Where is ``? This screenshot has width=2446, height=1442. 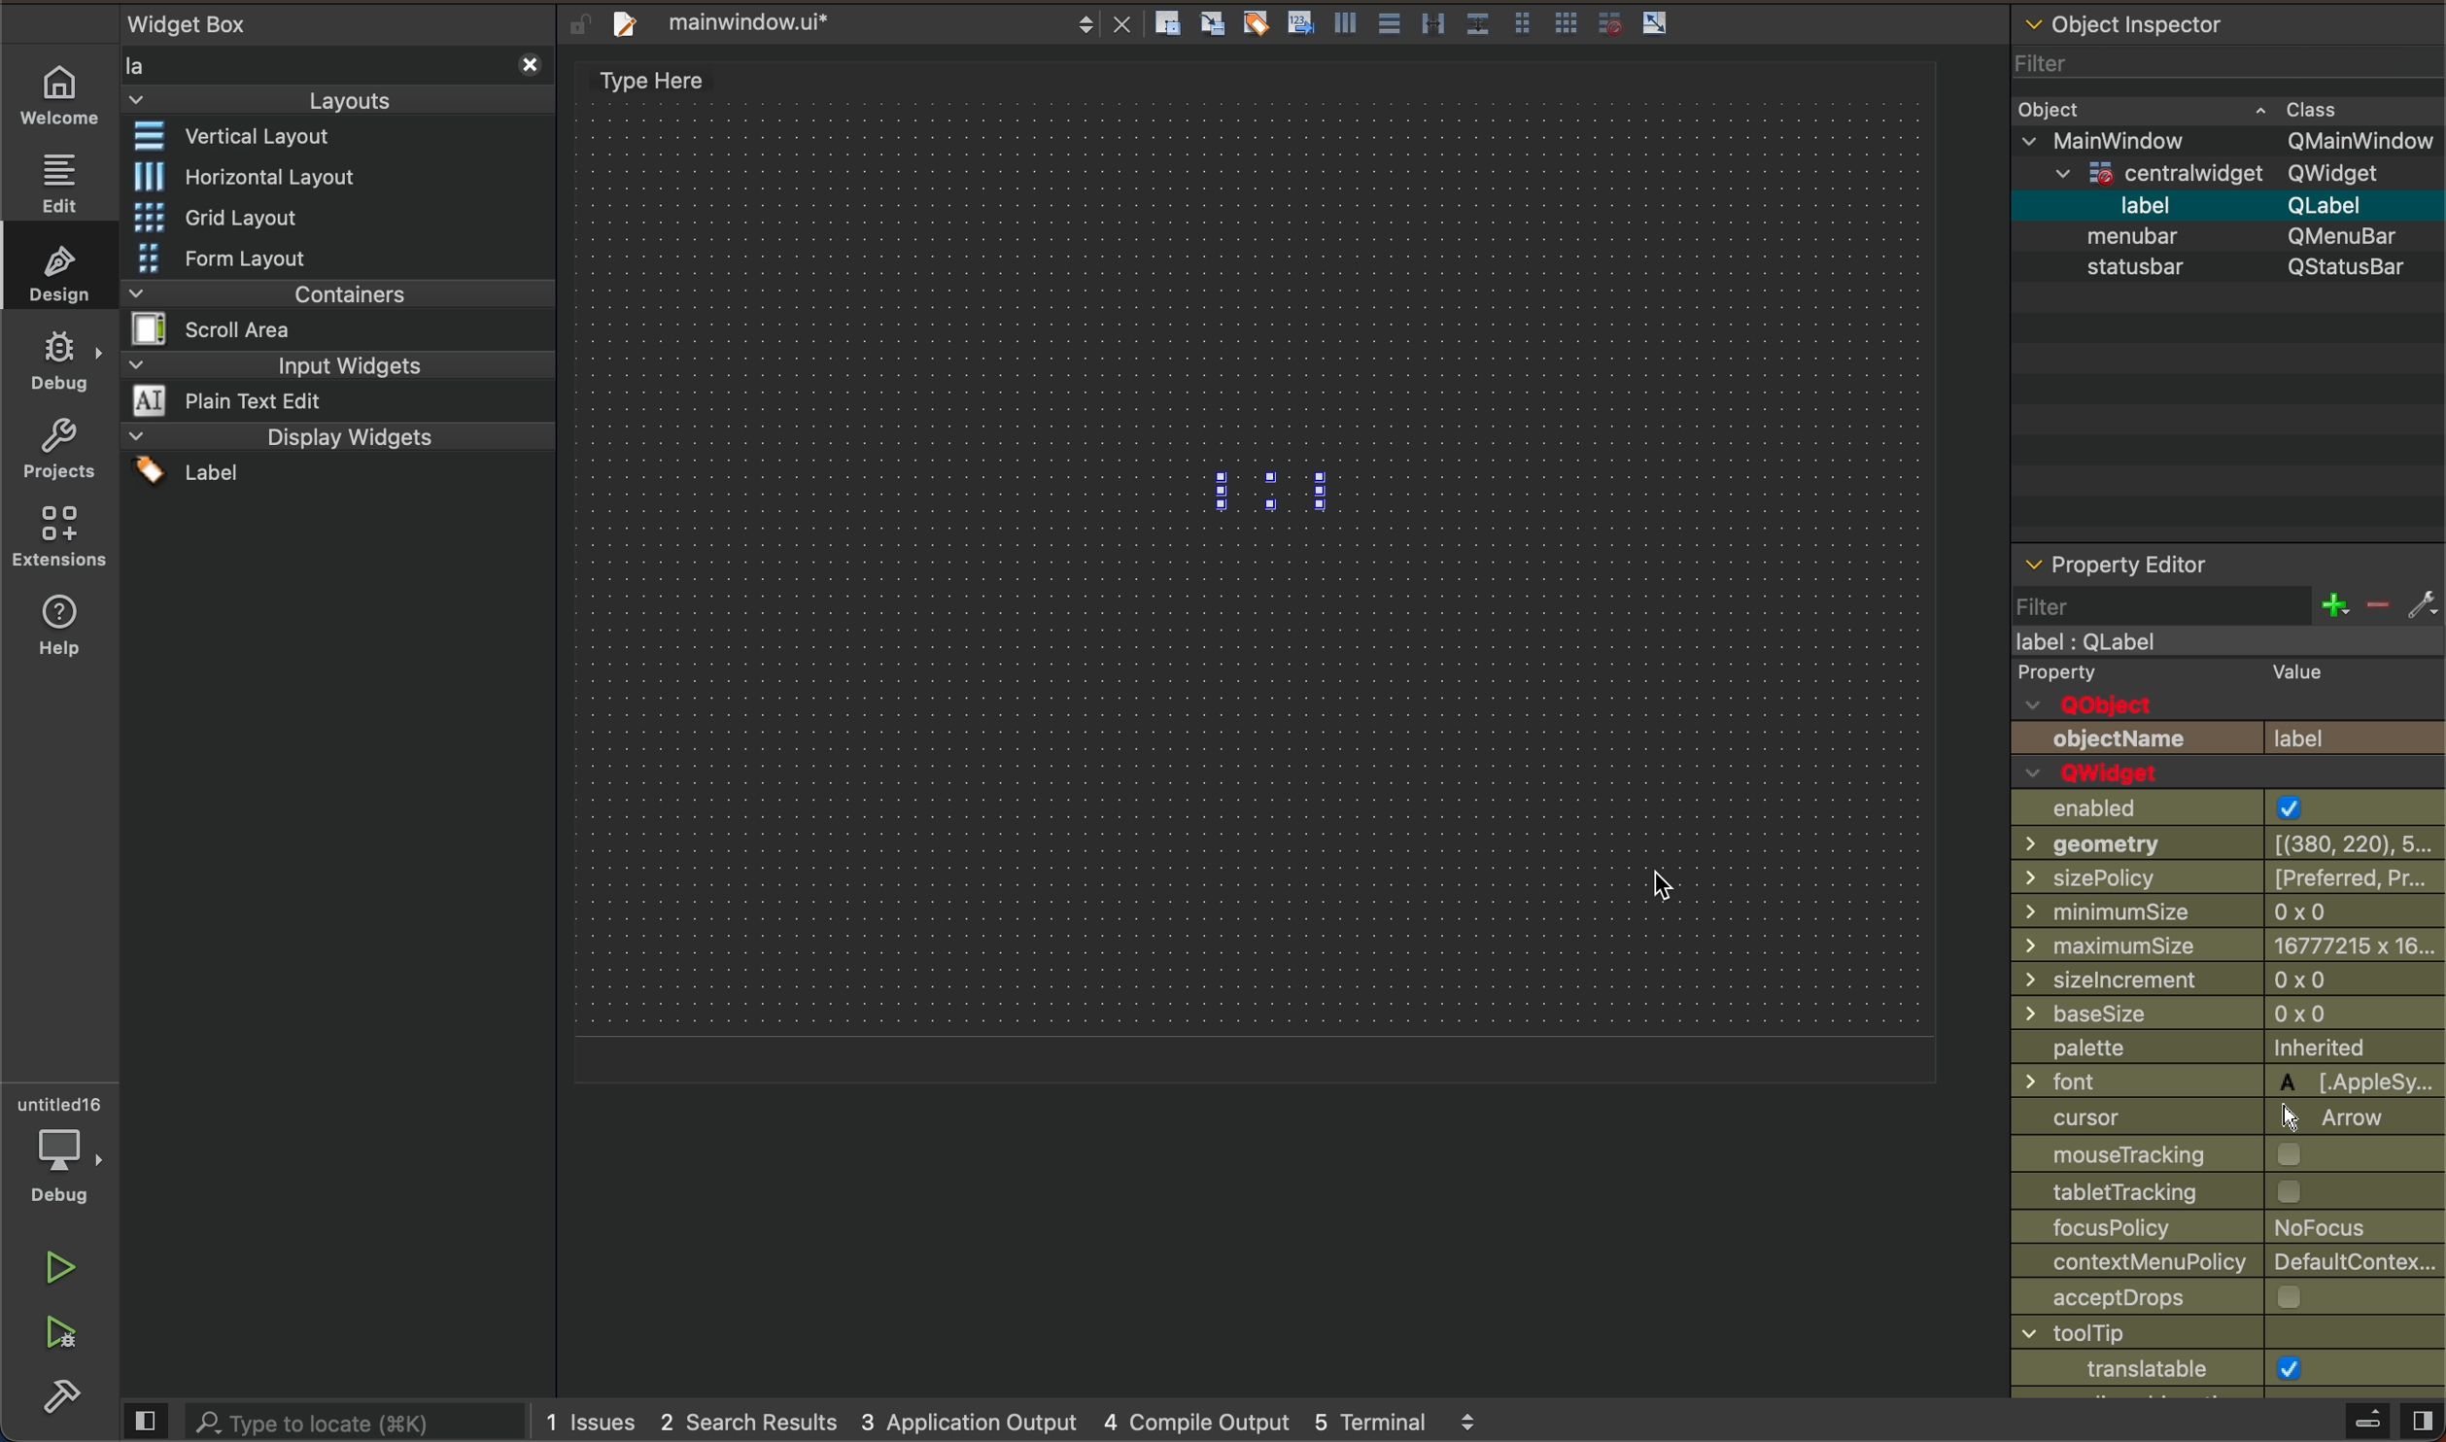
 is located at coordinates (2222, 847).